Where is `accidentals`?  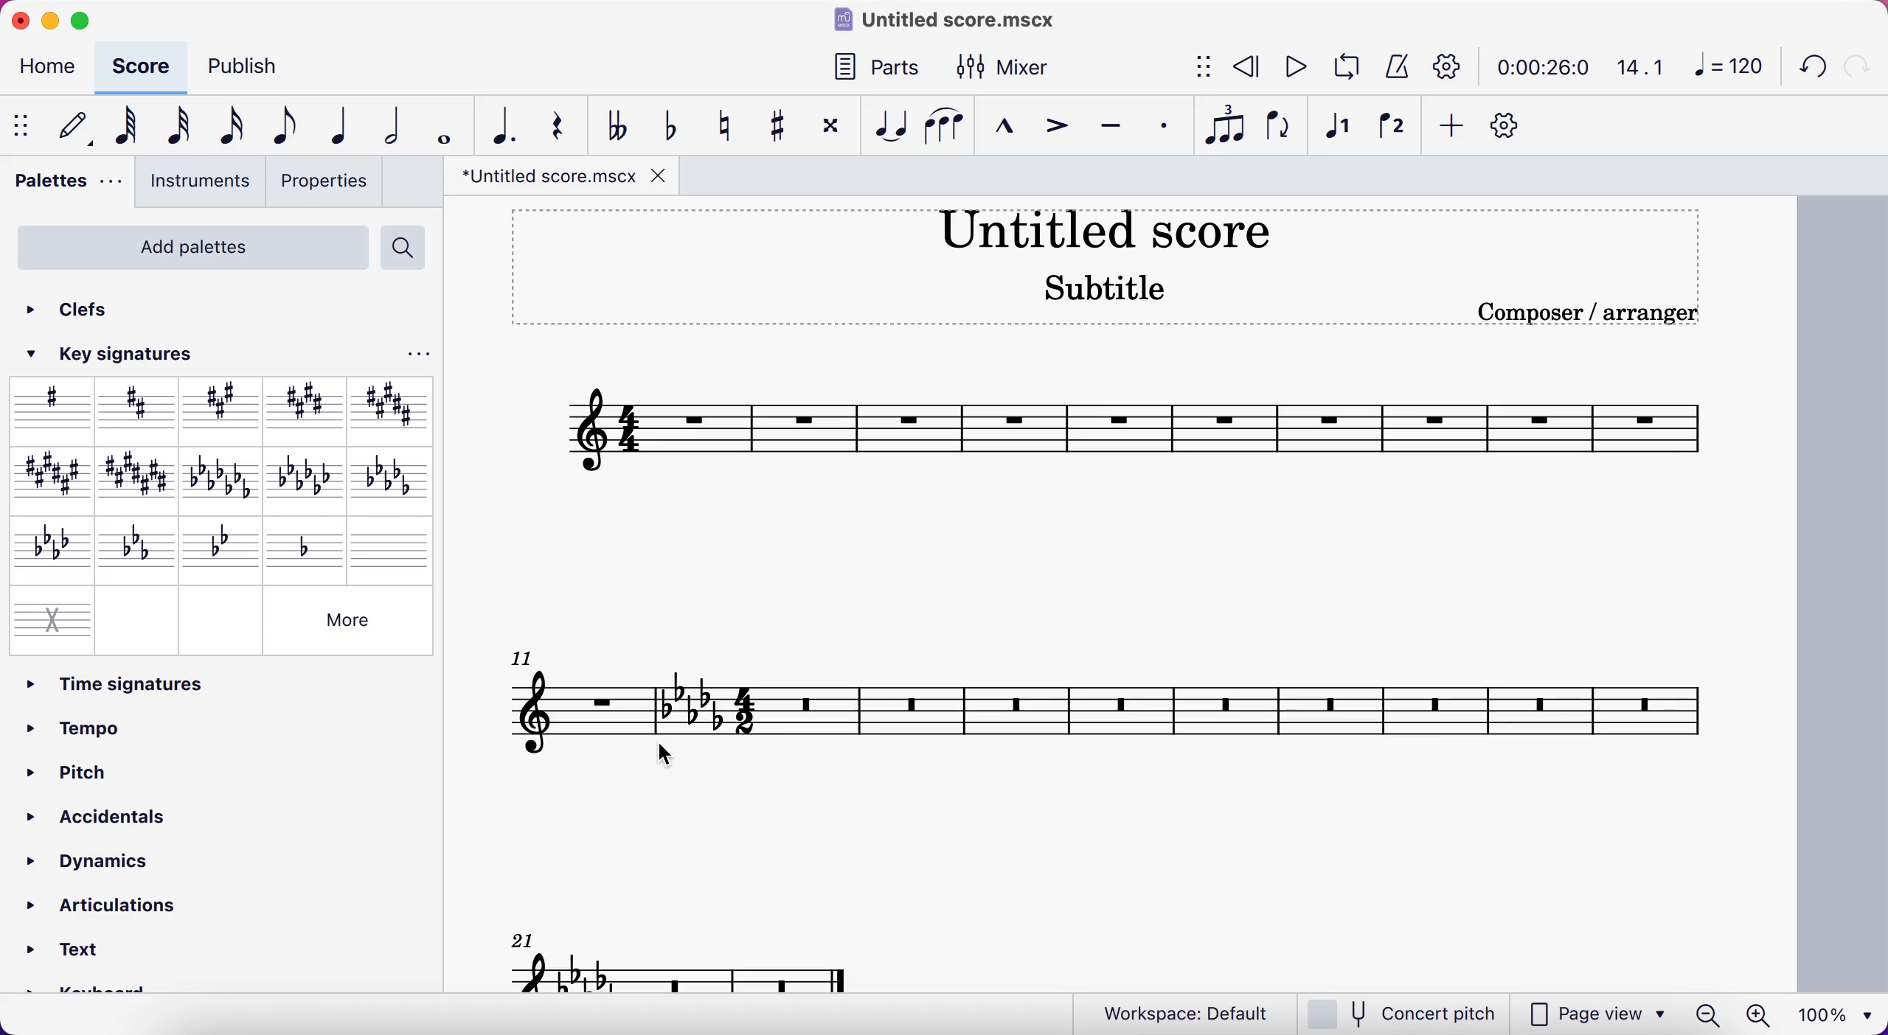 accidentals is located at coordinates (126, 815).